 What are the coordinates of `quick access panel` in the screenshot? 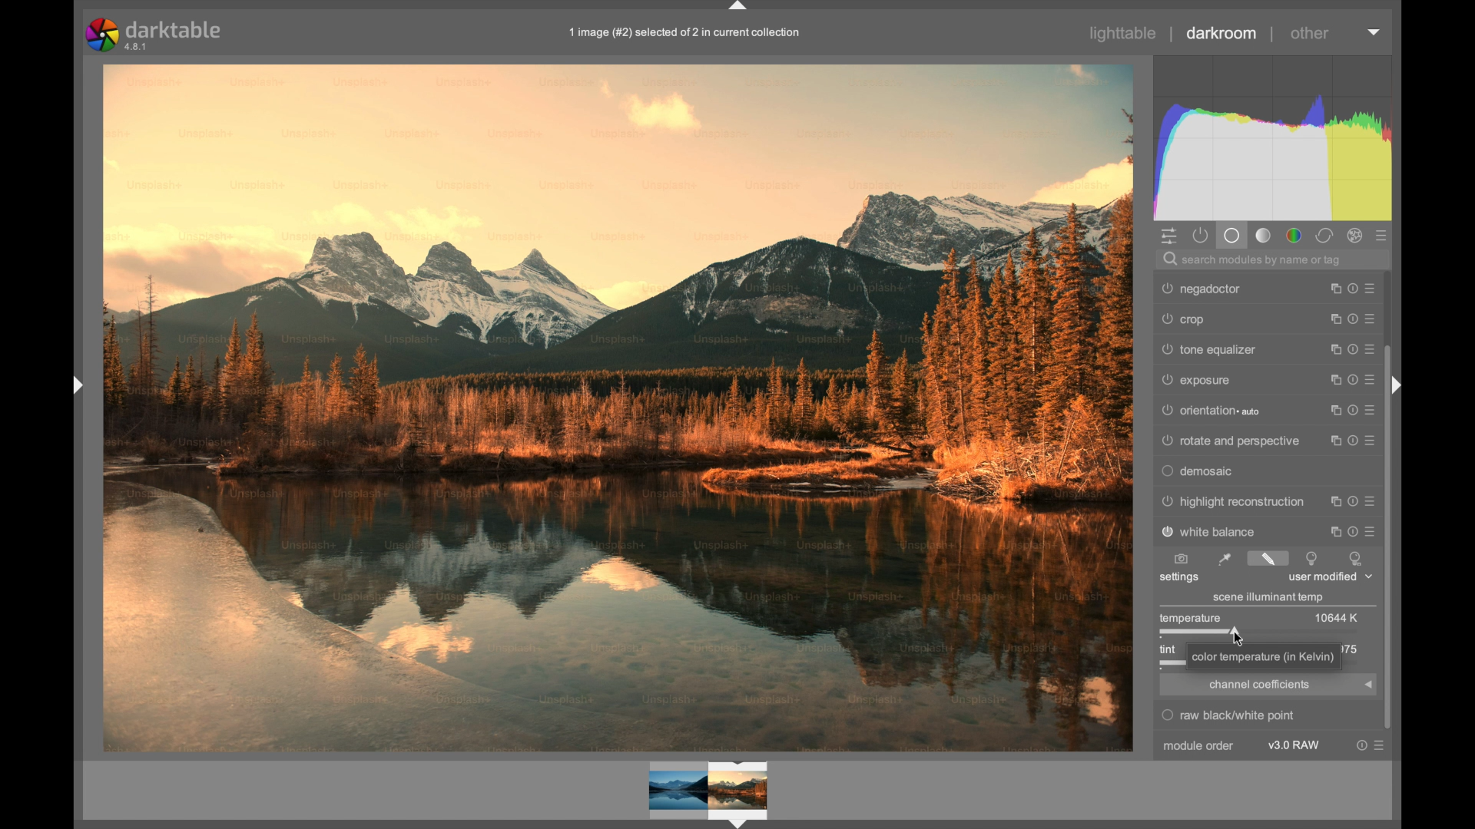 It's located at (1169, 236).